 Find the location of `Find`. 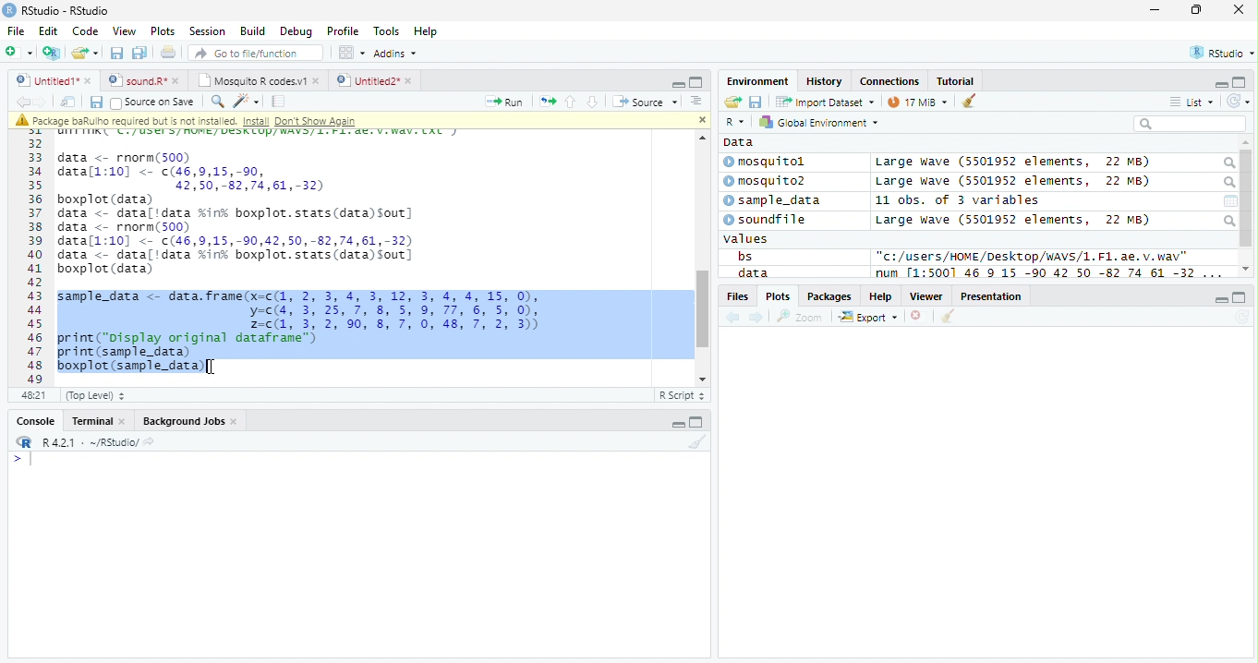

Find is located at coordinates (217, 102).